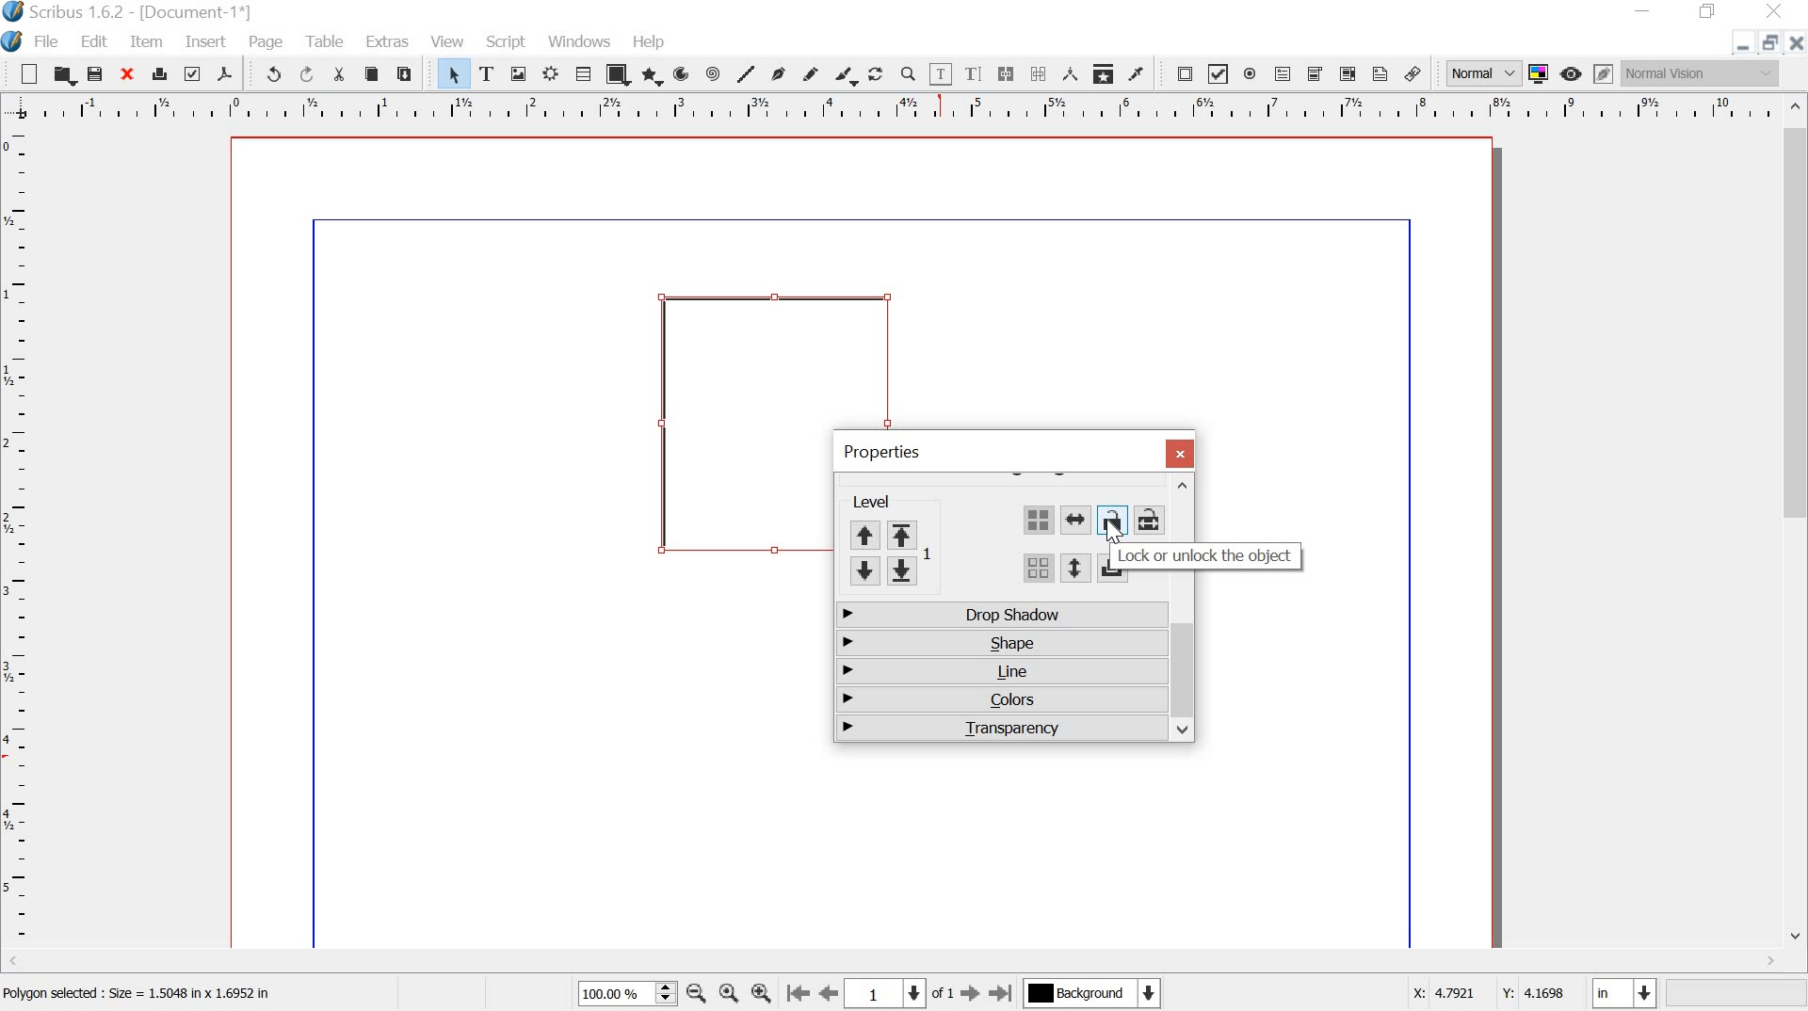 The image size is (1808, 1011). I want to click on help, so click(652, 43).